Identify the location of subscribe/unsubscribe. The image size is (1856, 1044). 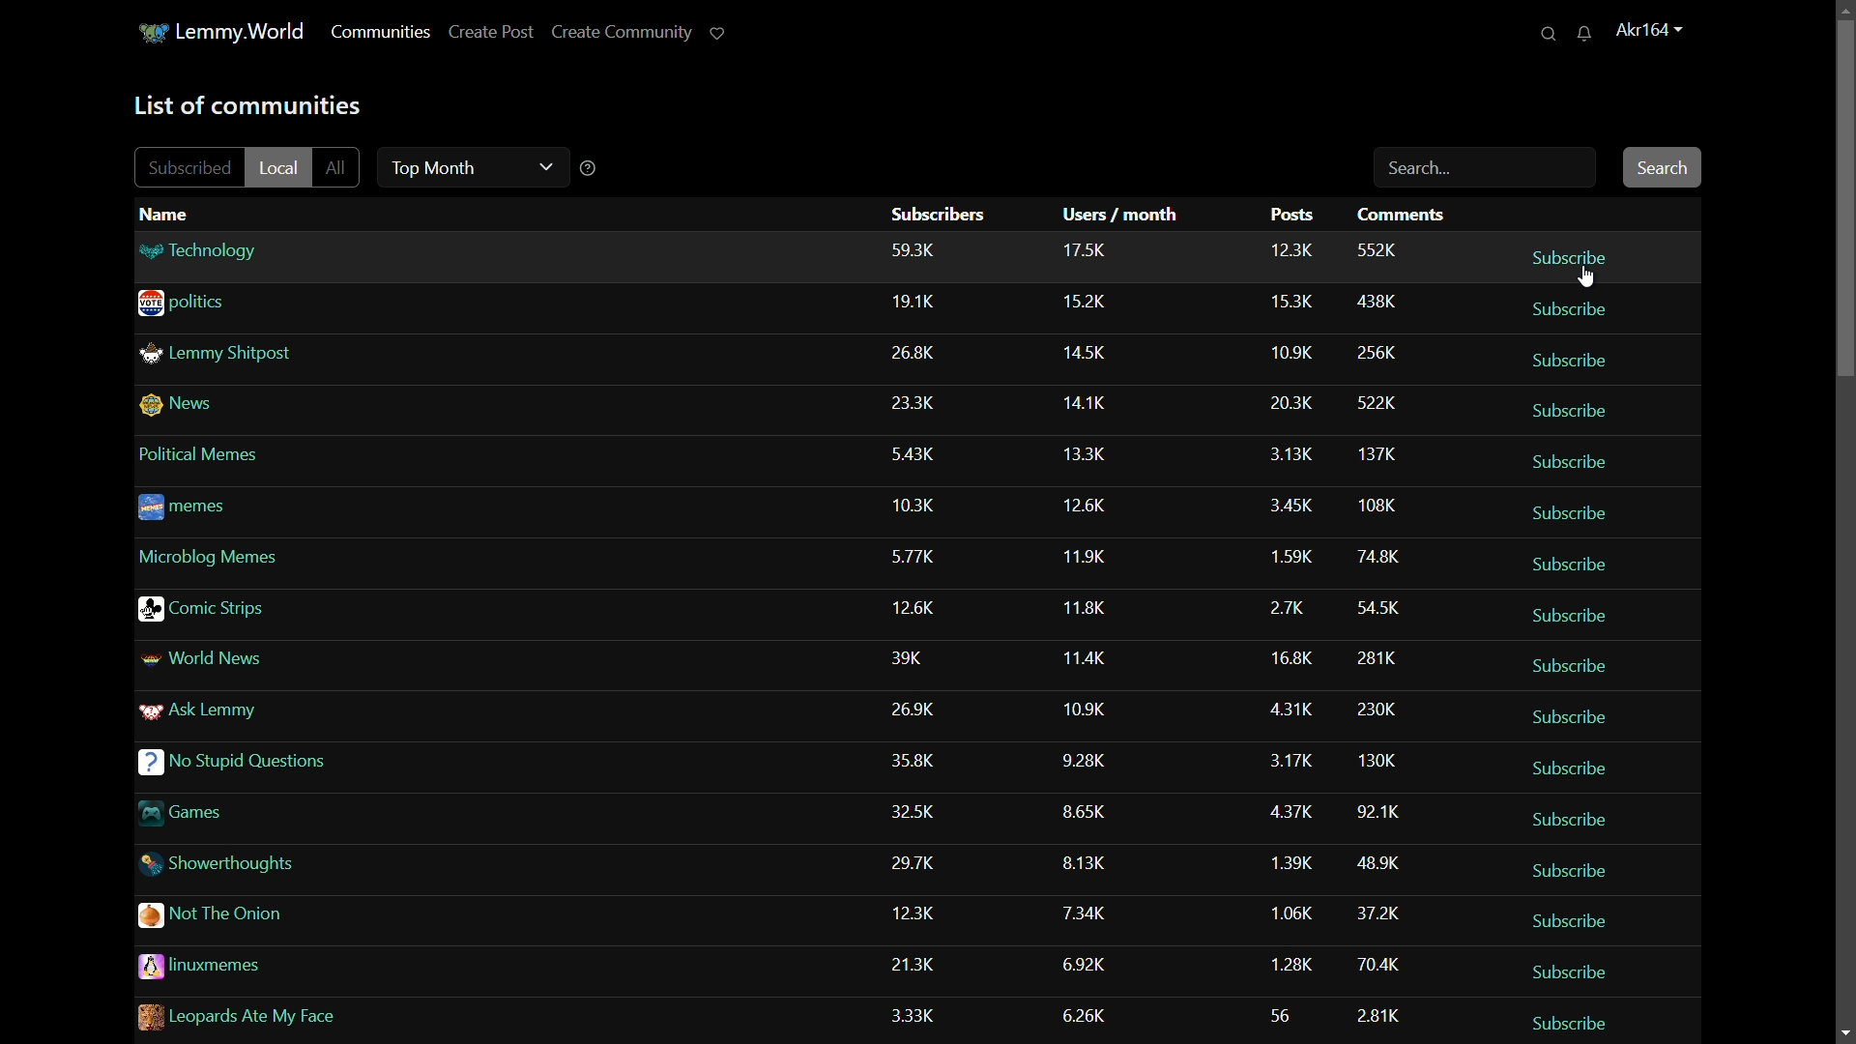
(1570, 919).